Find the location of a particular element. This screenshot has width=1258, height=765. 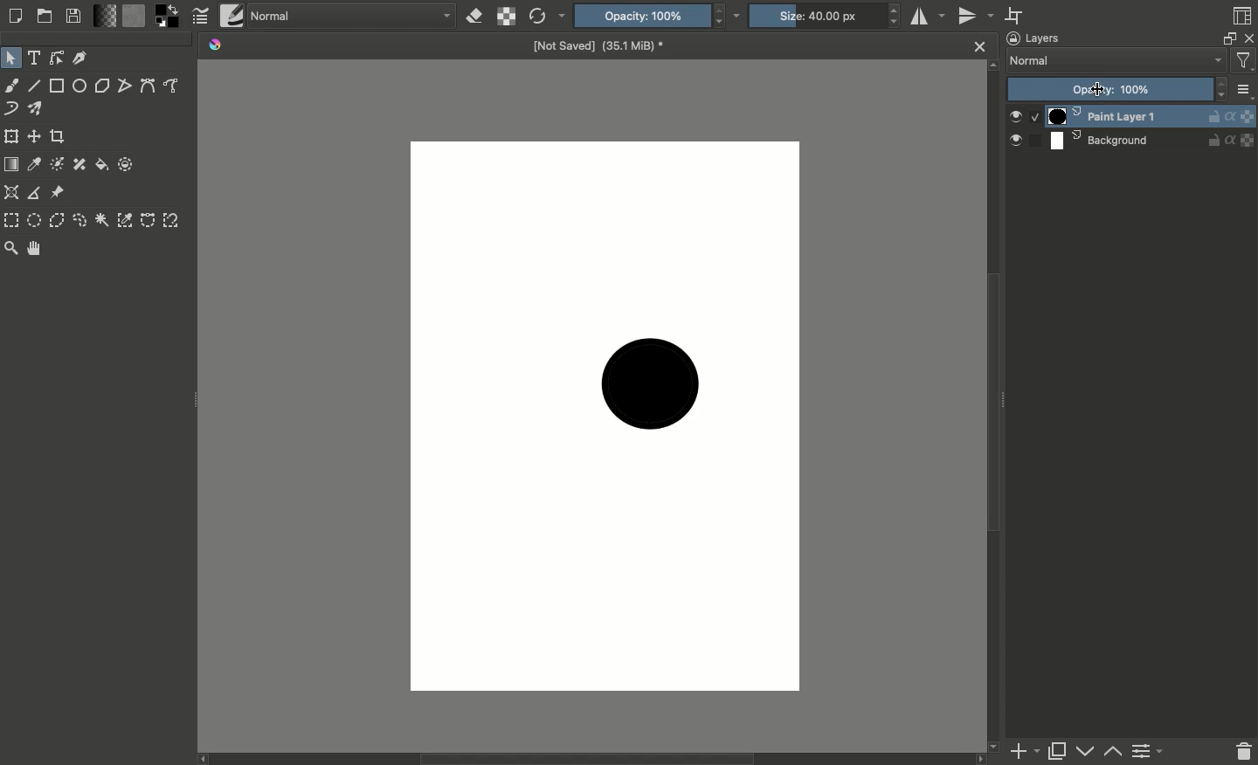

Save is located at coordinates (74, 17).